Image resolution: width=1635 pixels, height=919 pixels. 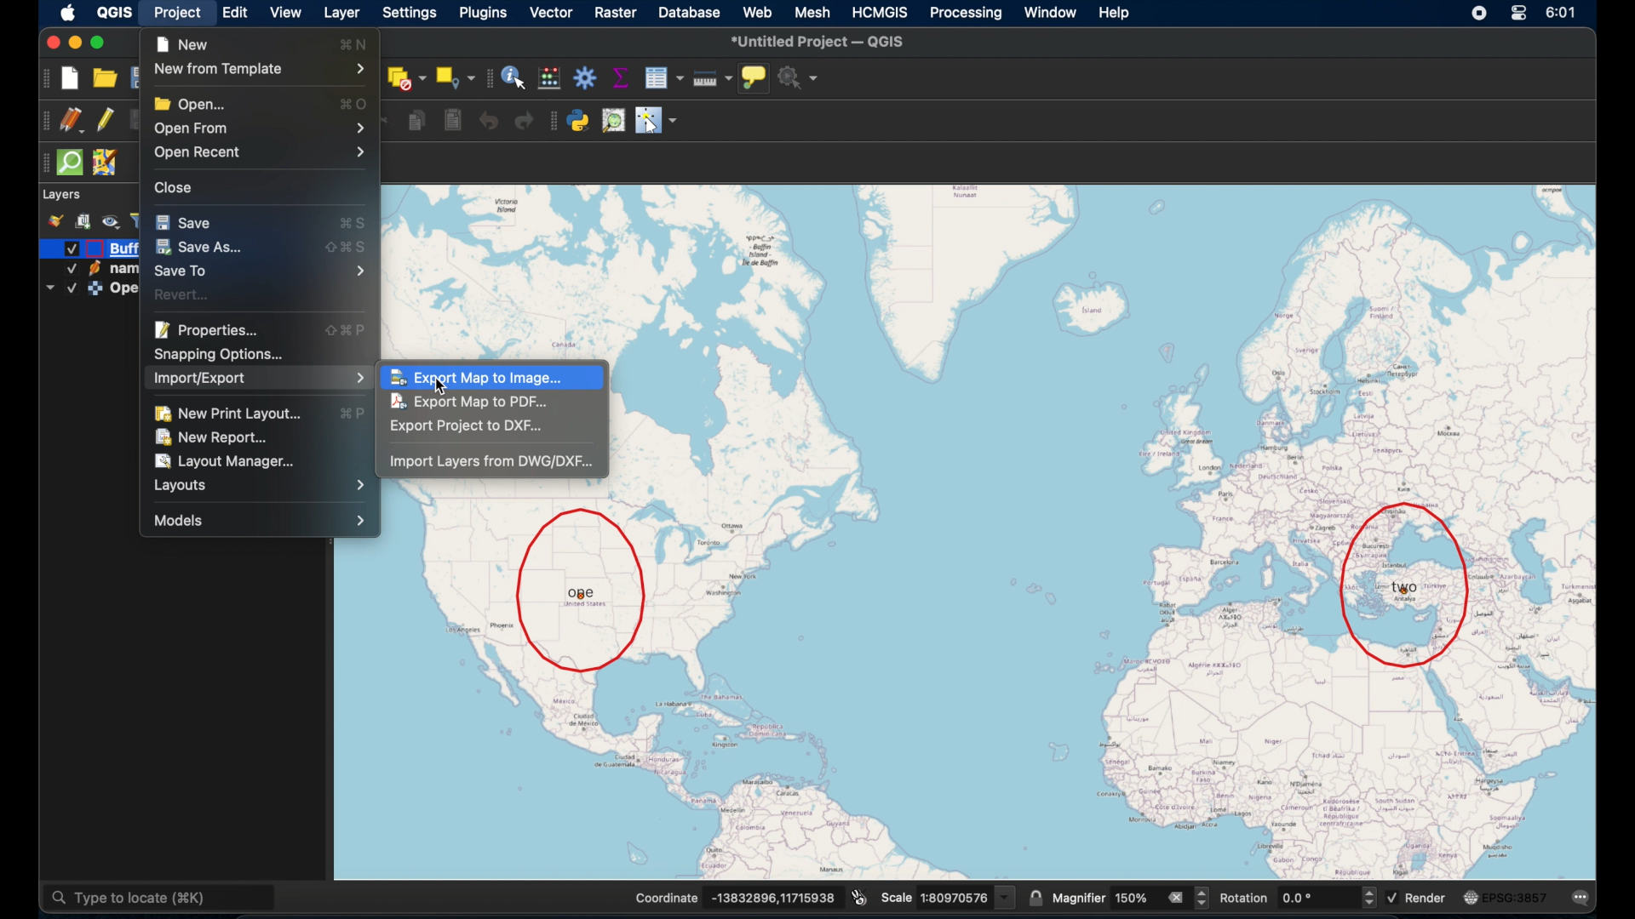 What do you see at coordinates (968, 13) in the screenshot?
I see `processing` at bounding box center [968, 13].